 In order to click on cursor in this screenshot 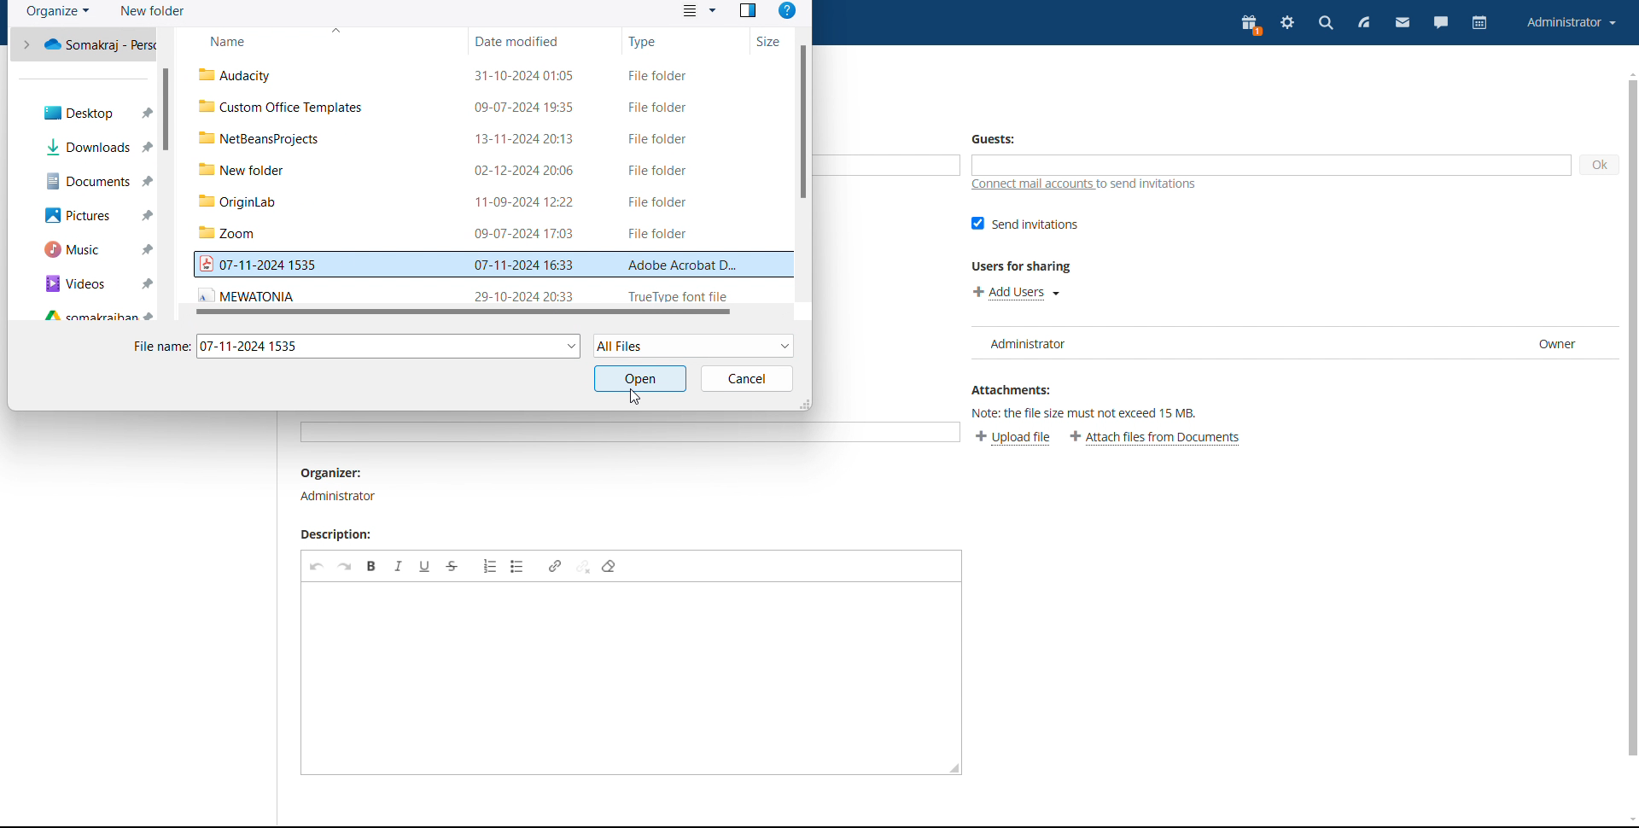, I will do `click(631, 399)`.